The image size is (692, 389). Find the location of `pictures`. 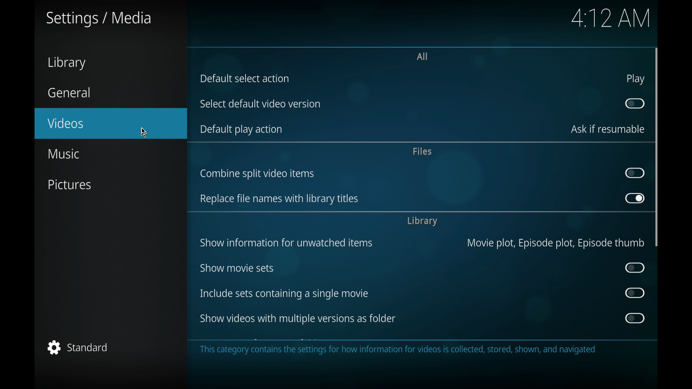

pictures is located at coordinates (71, 185).